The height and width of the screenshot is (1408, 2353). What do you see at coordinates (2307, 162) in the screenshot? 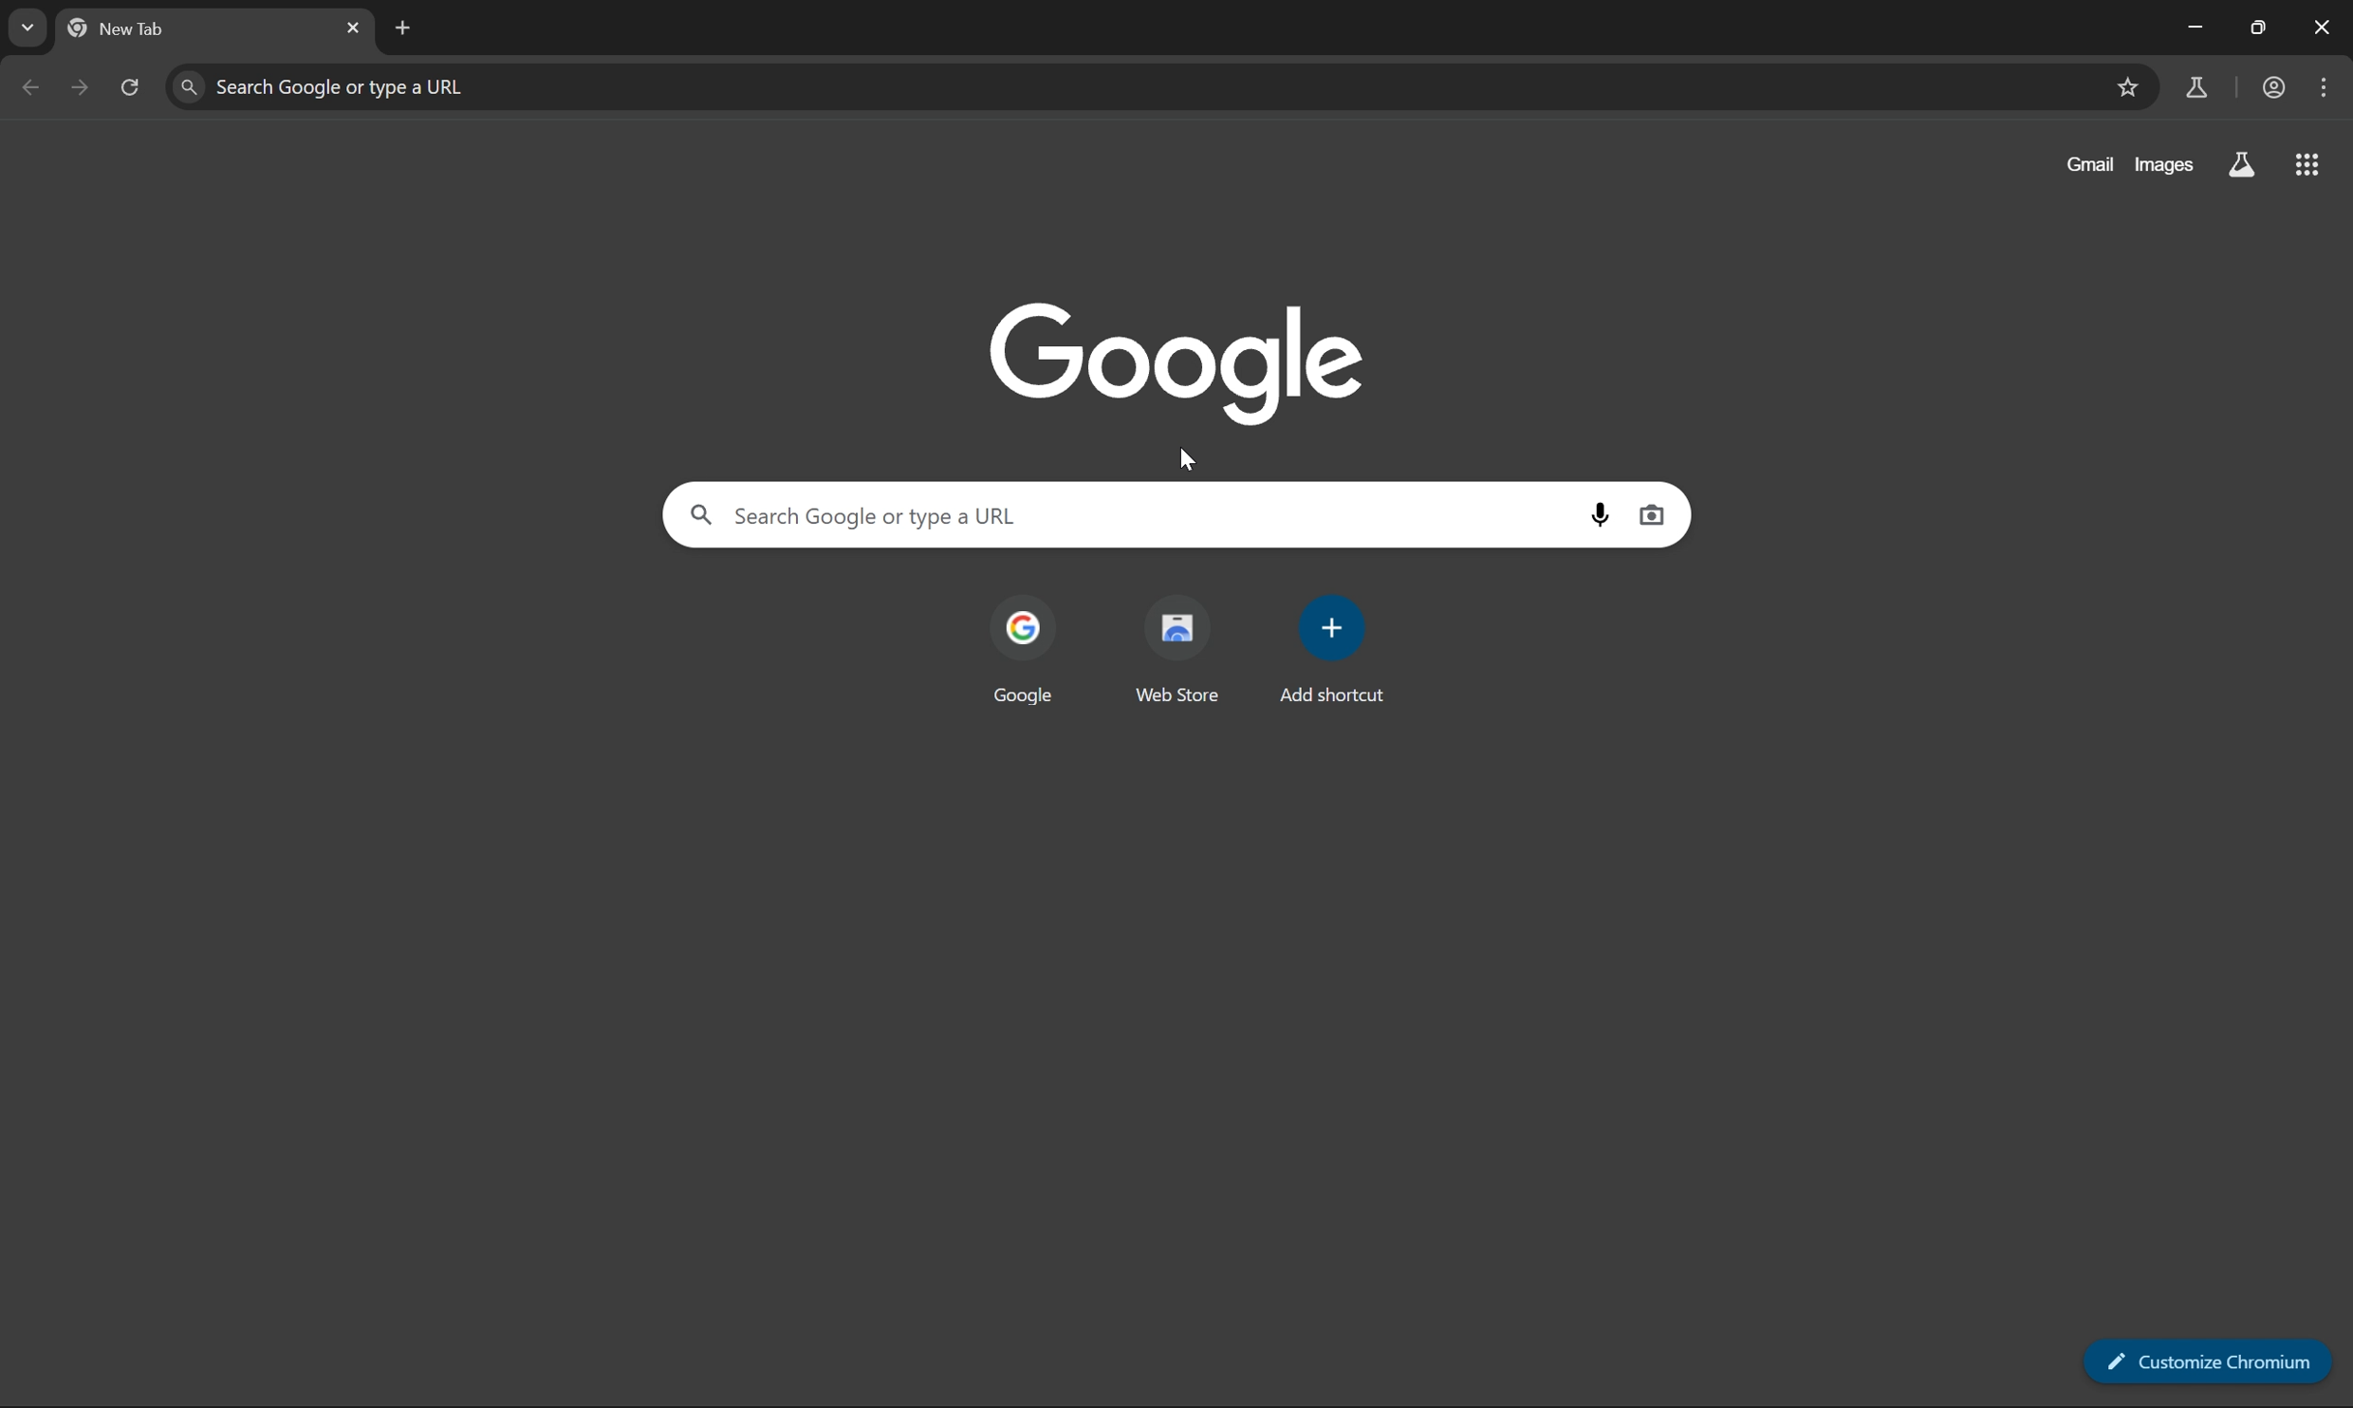
I see `apps` at bounding box center [2307, 162].